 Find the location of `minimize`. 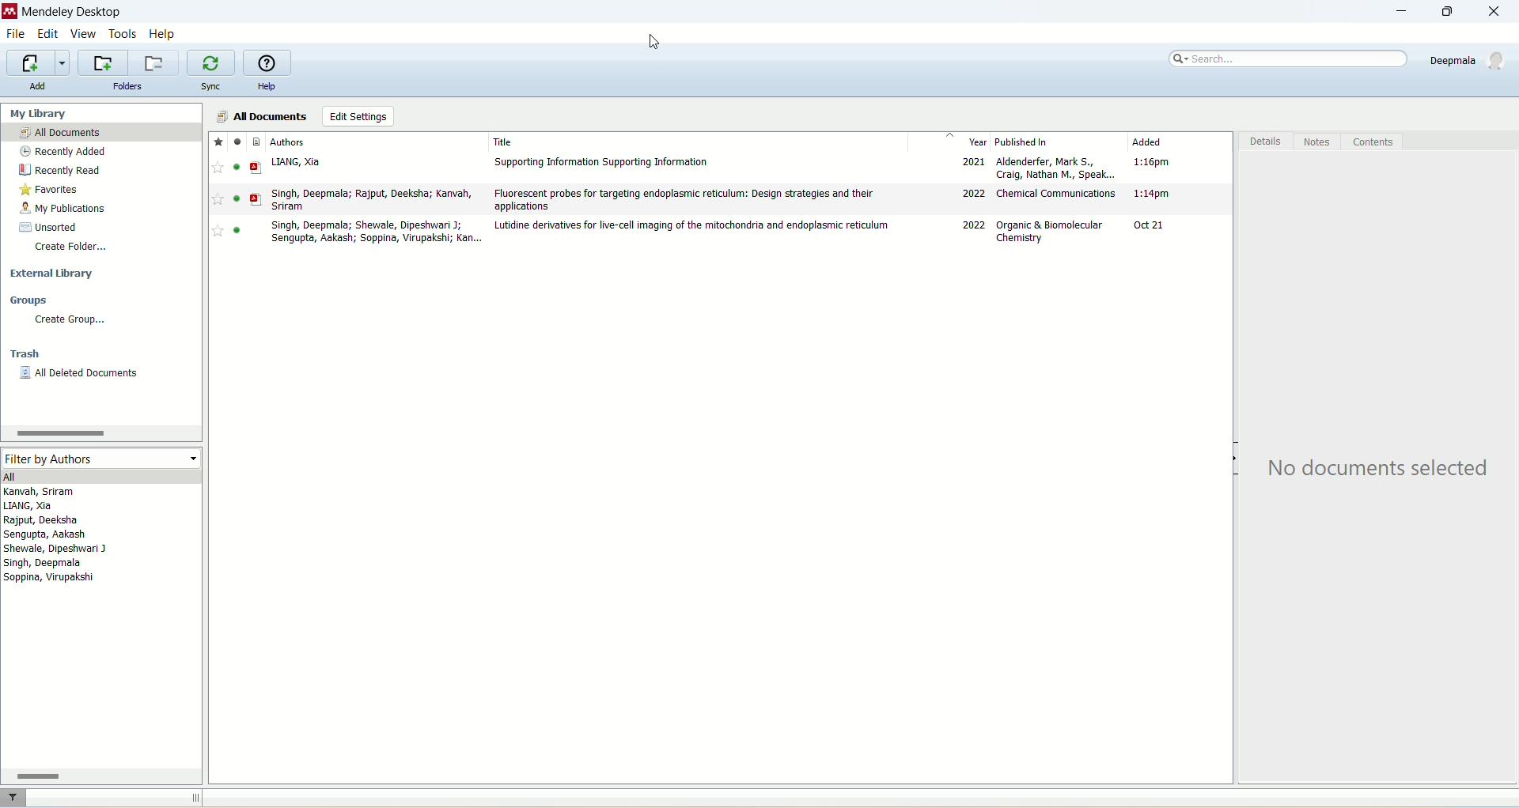

minimize is located at coordinates (1404, 10).